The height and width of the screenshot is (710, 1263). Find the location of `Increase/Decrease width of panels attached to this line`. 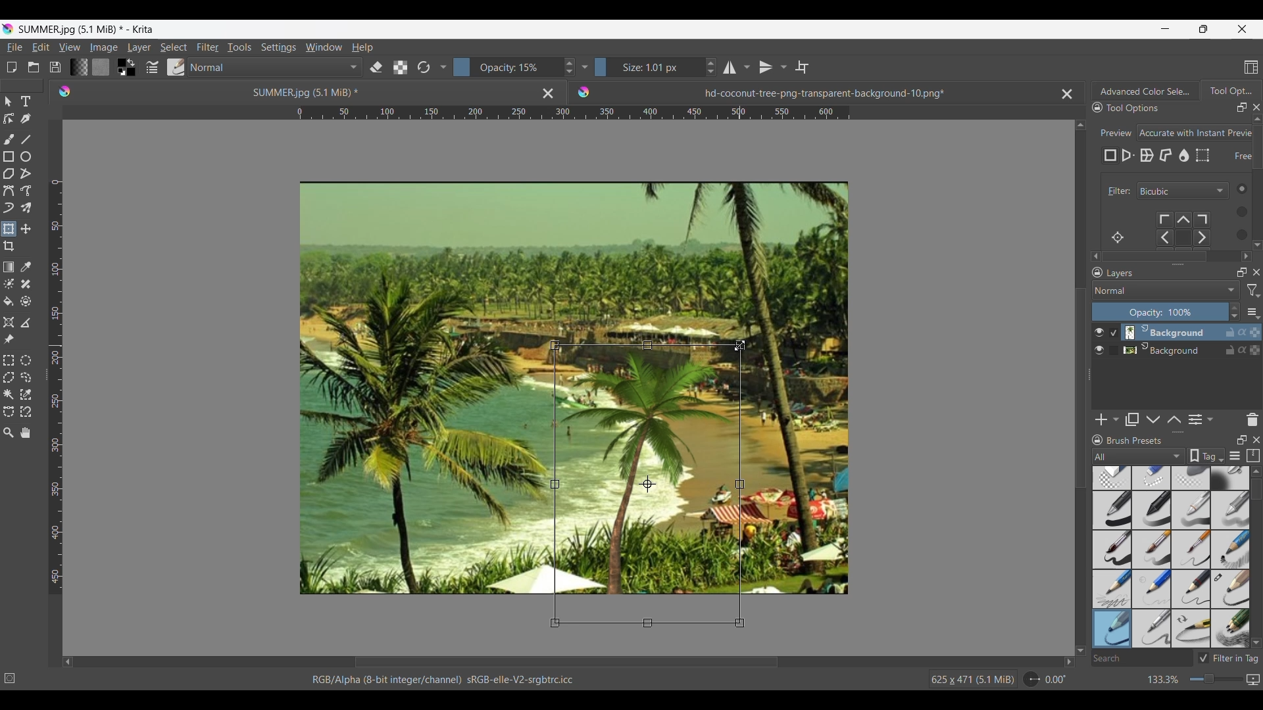

Increase/Decrease width of panels attached to this line is located at coordinates (1178, 264).